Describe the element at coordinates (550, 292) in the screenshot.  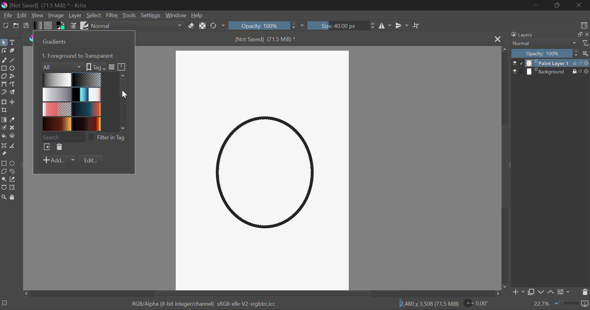
I see `Move layer up` at that location.